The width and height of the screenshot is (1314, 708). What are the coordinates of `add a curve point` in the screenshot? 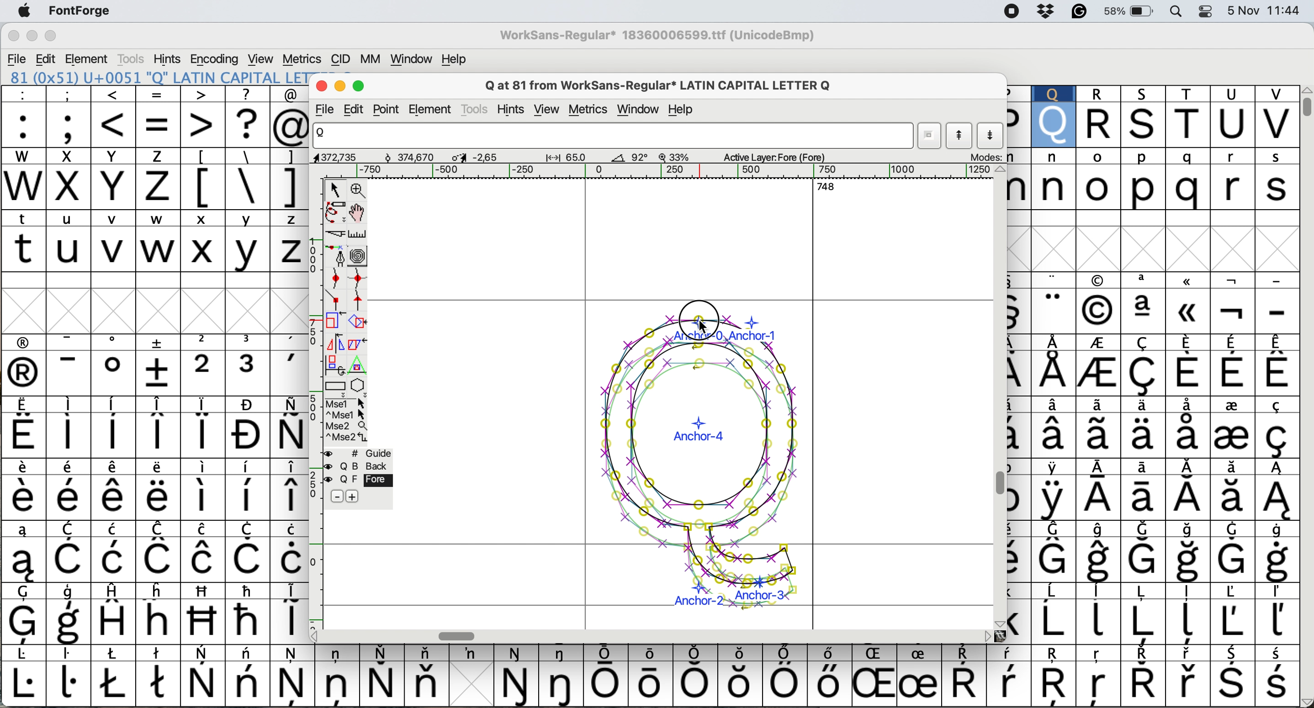 It's located at (334, 278).